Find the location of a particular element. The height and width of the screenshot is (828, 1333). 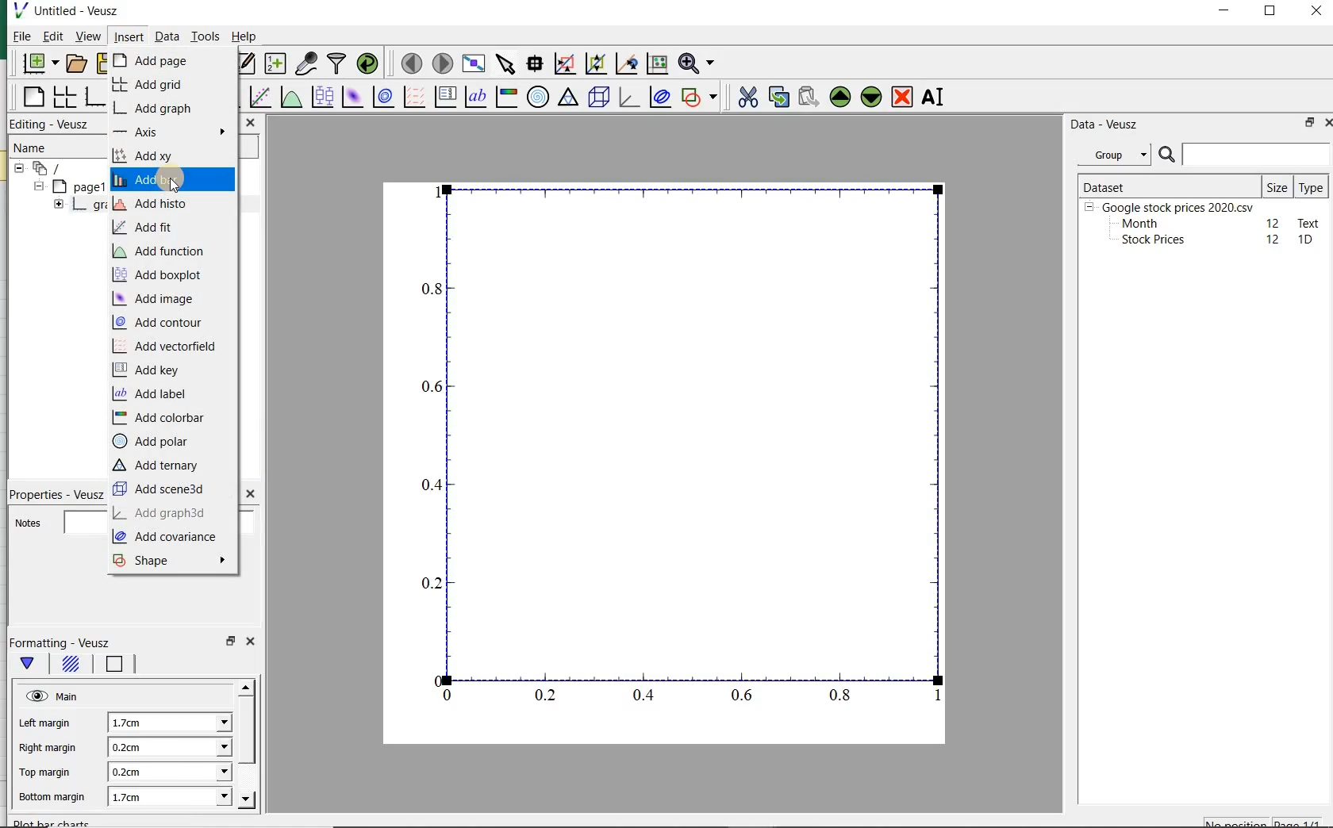

reload linked datasets is located at coordinates (371, 64).